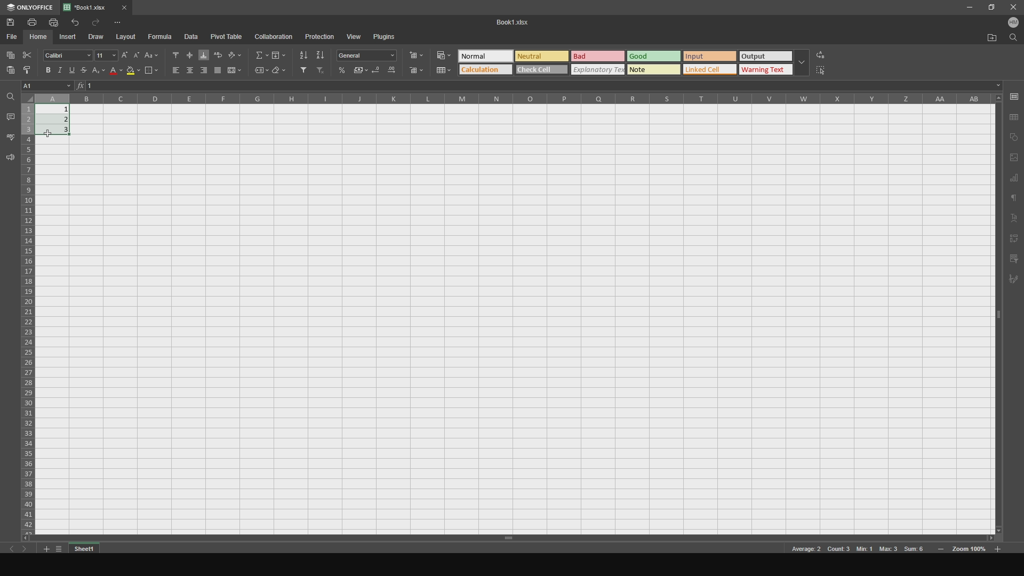 The height and width of the screenshot is (576, 1024). I want to click on summation, so click(259, 54).